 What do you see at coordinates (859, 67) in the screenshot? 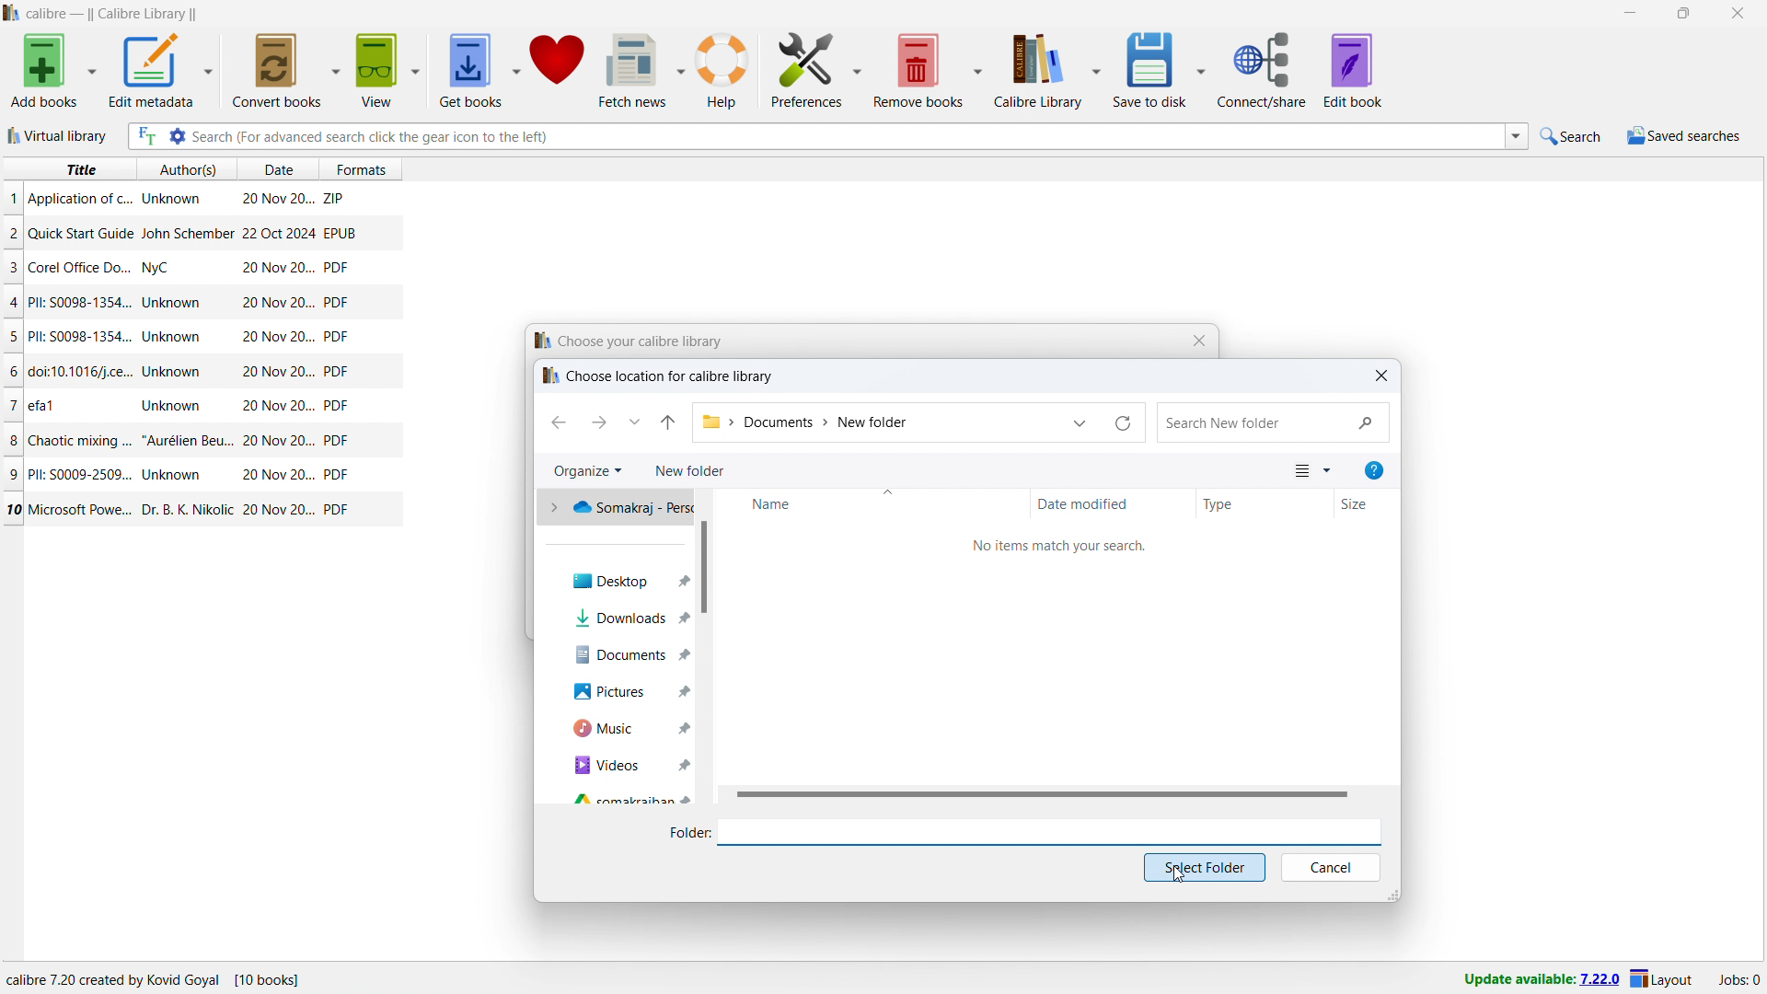
I see `preferences options` at bounding box center [859, 67].